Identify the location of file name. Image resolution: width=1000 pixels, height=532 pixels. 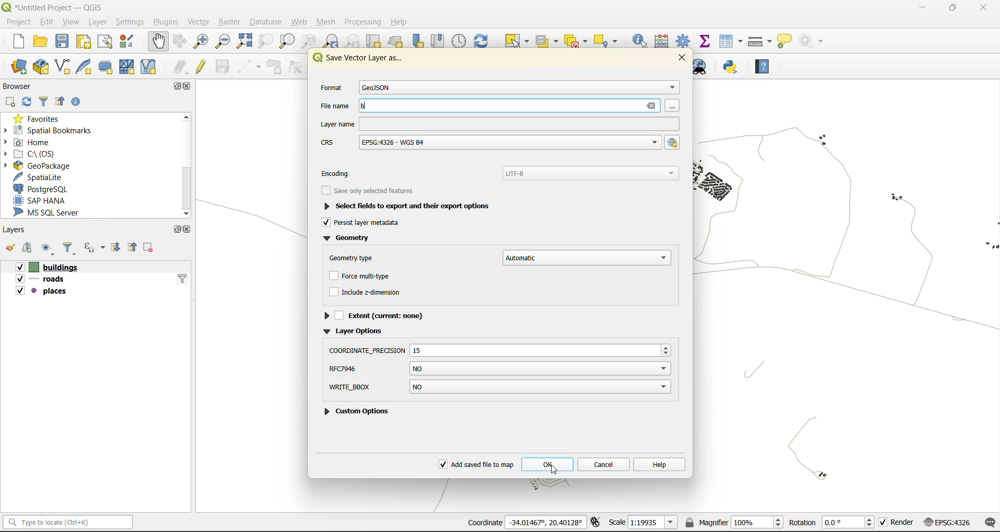
(497, 107).